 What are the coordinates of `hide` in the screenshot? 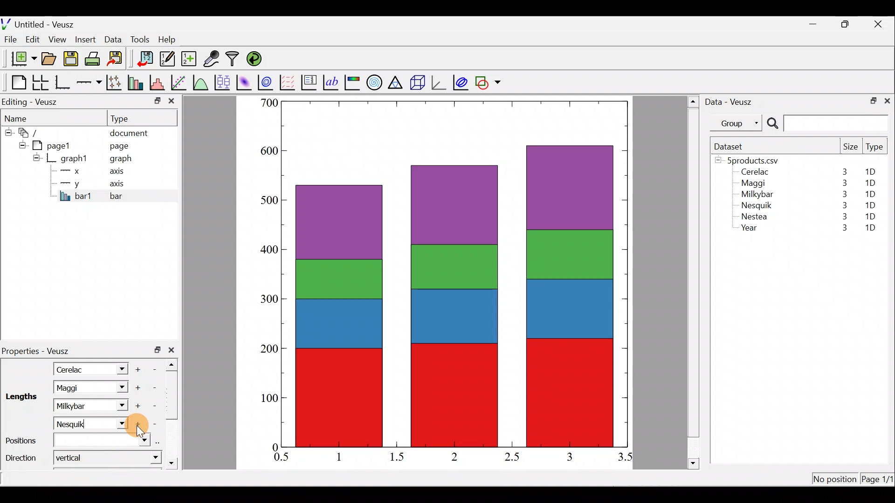 It's located at (36, 157).